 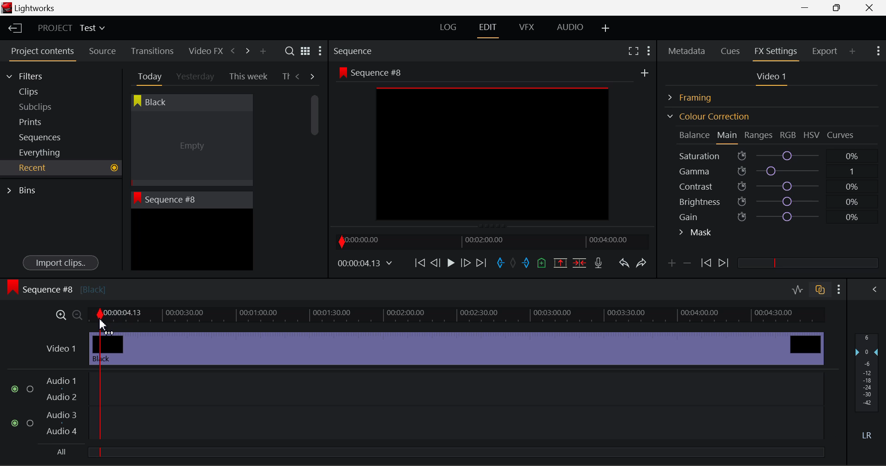 What do you see at coordinates (697, 96) in the screenshot?
I see `Framing Section` at bounding box center [697, 96].